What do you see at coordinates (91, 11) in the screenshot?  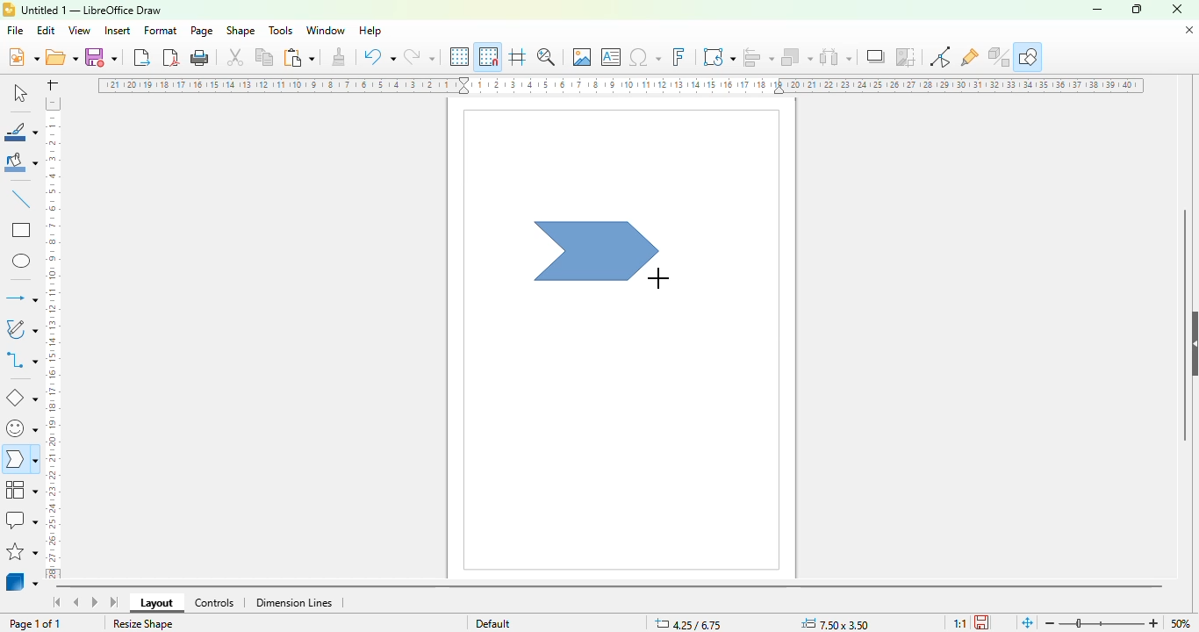 I see `title` at bounding box center [91, 11].